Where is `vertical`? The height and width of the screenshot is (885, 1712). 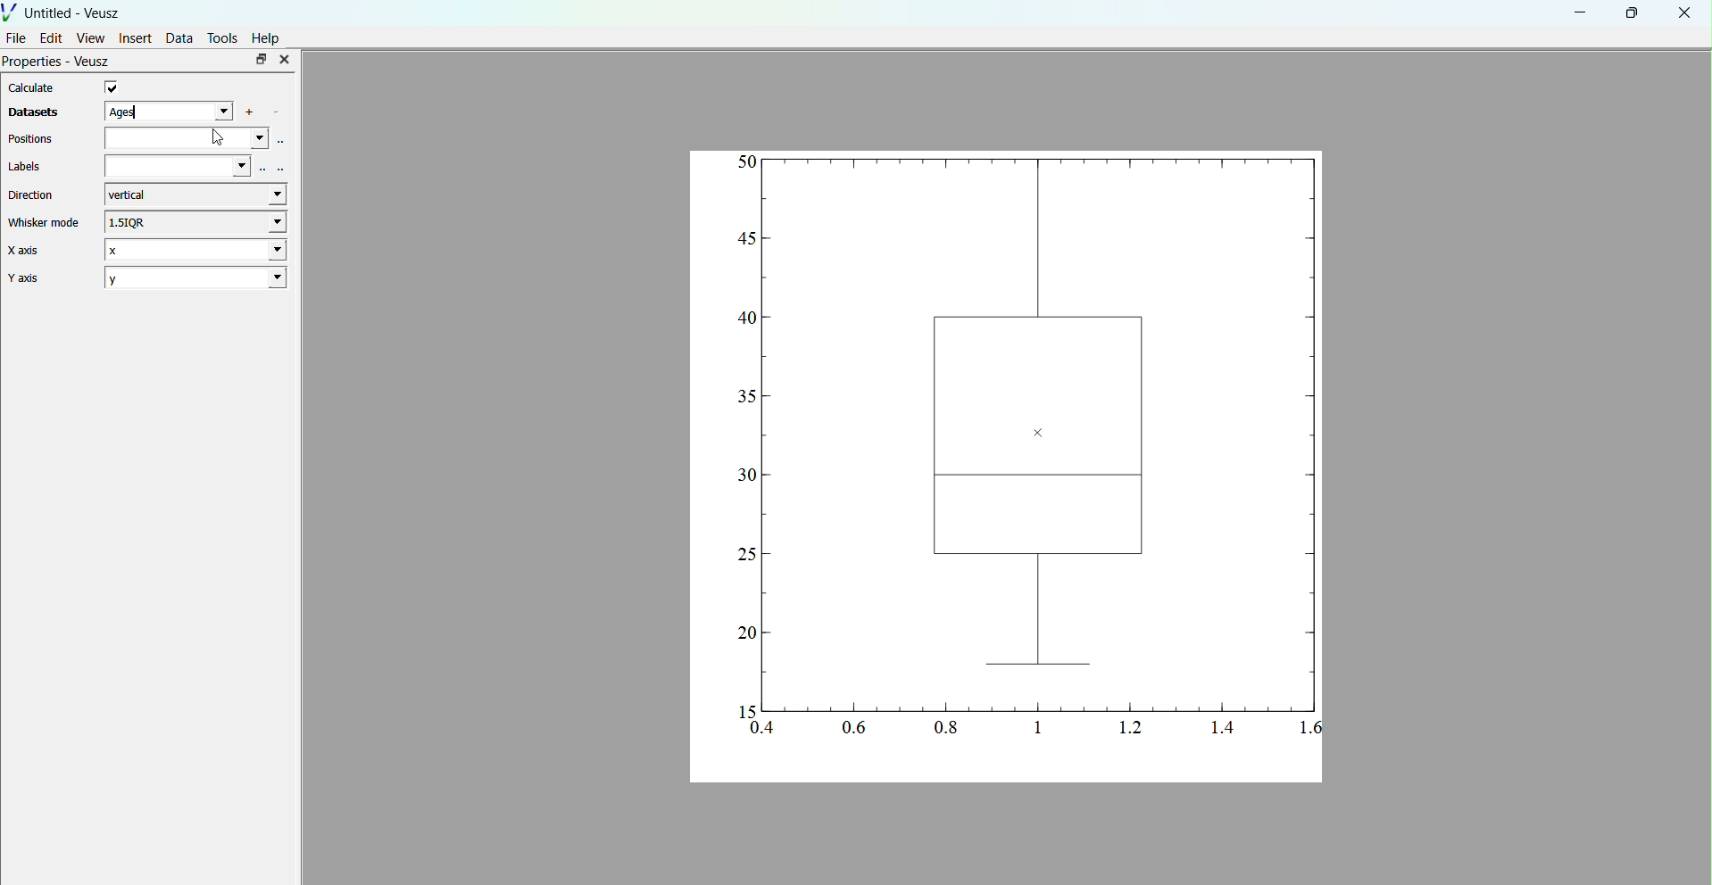
vertical is located at coordinates (200, 194).